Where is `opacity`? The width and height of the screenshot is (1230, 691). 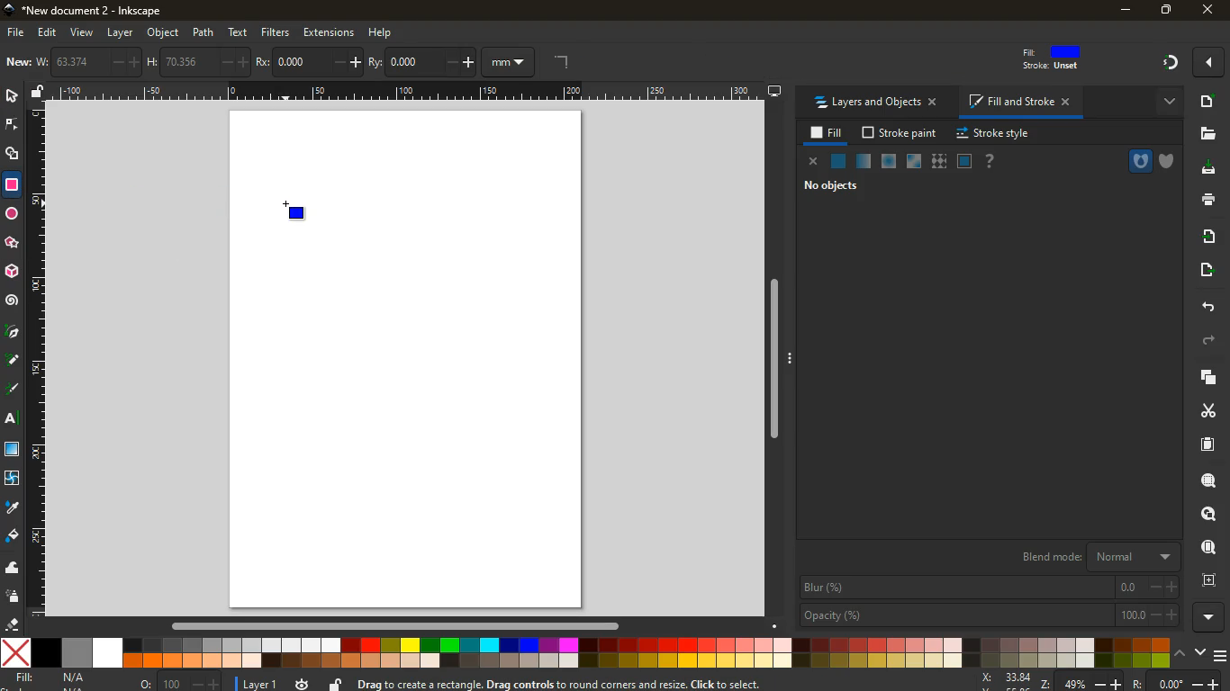 opacity is located at coordinates (864, 160).